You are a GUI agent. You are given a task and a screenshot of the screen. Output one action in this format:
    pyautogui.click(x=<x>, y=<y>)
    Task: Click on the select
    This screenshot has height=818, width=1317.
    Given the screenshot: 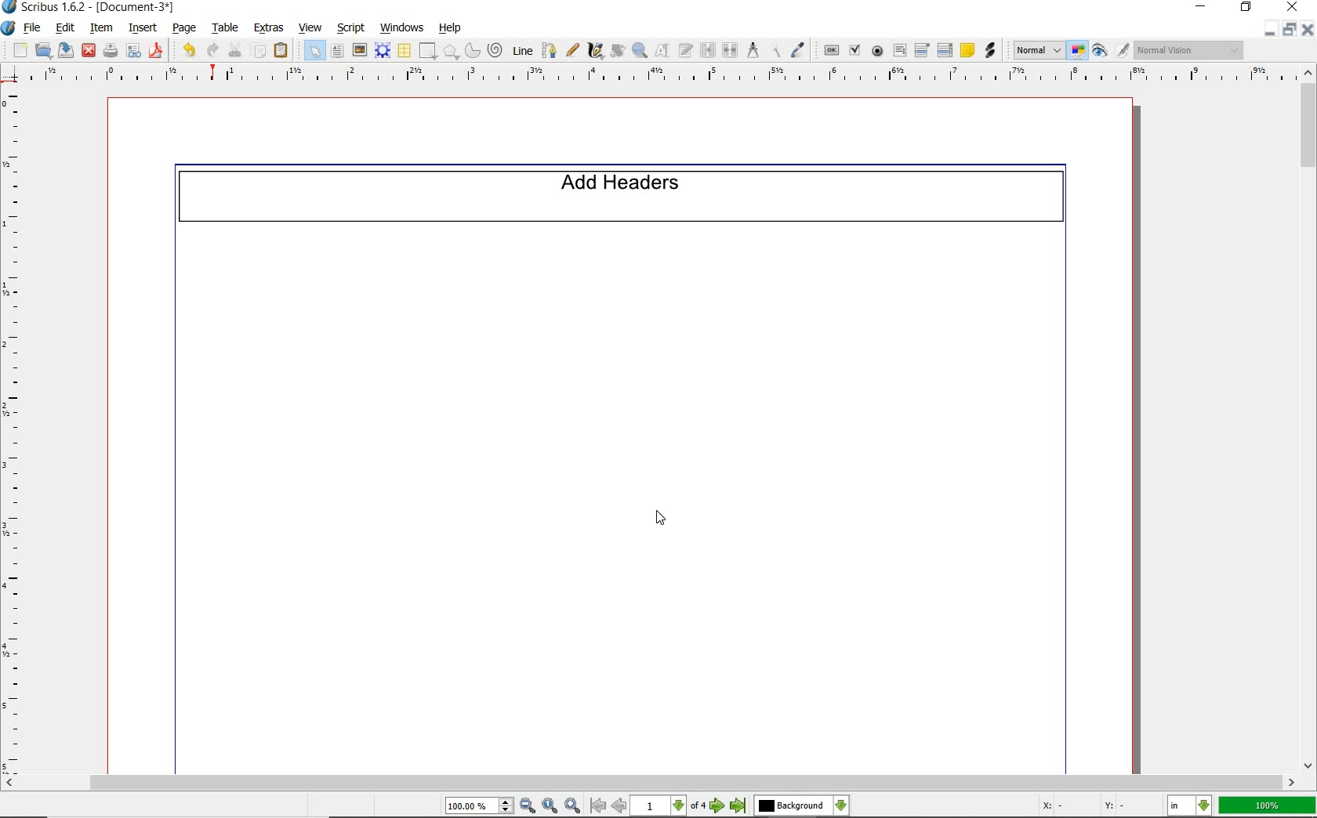 What is the action you would take?
    pyautogui.click(x=317, y=50)
    